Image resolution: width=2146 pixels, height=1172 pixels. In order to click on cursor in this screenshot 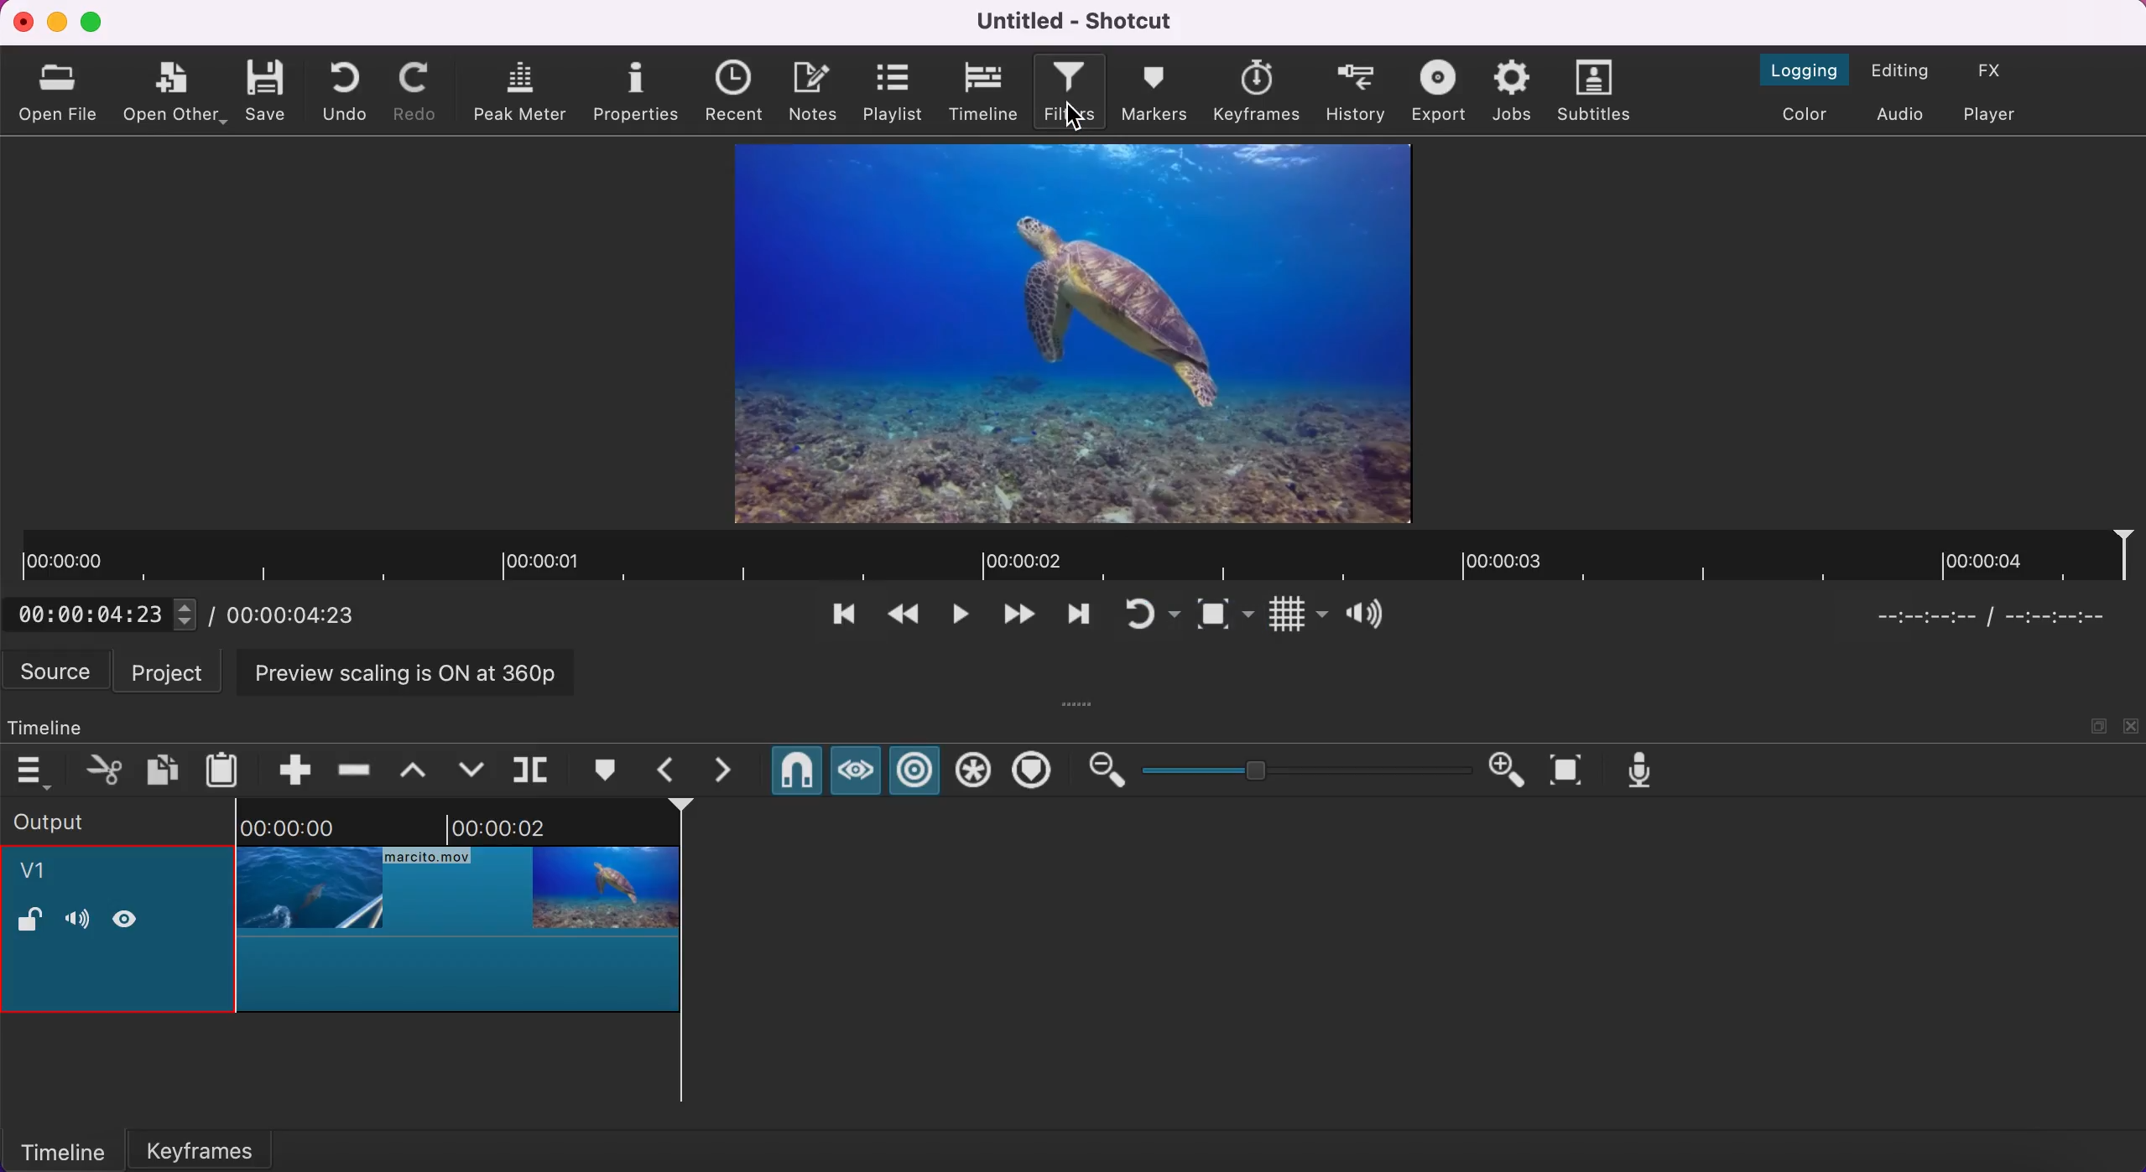, I will do `click(1081, 119)`.